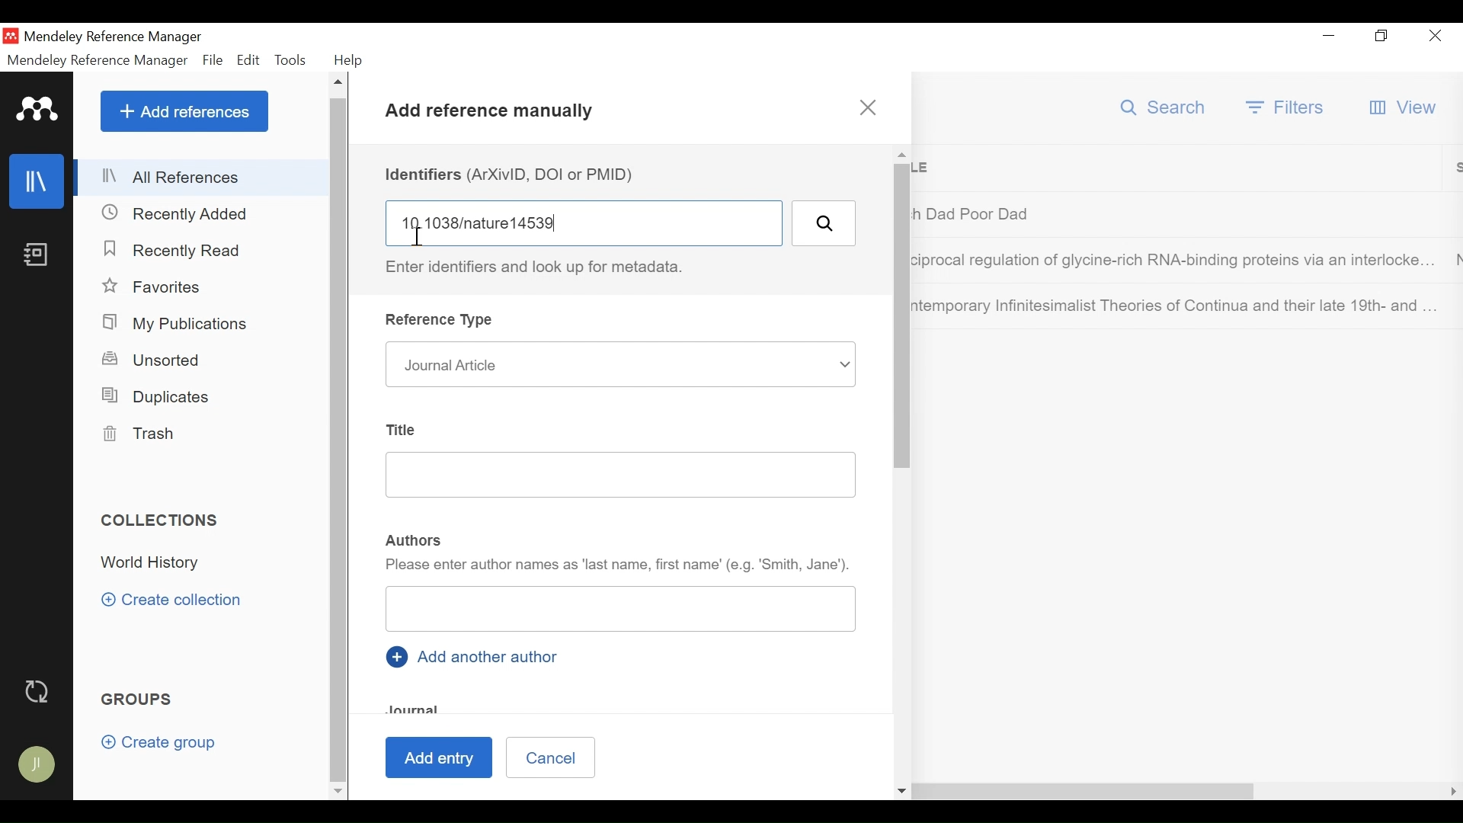 The width and height of the screenshot is (1463, 823). Describe the element at coordinates (171, 600) in the screenshot. I see `Create Collection` at that location.